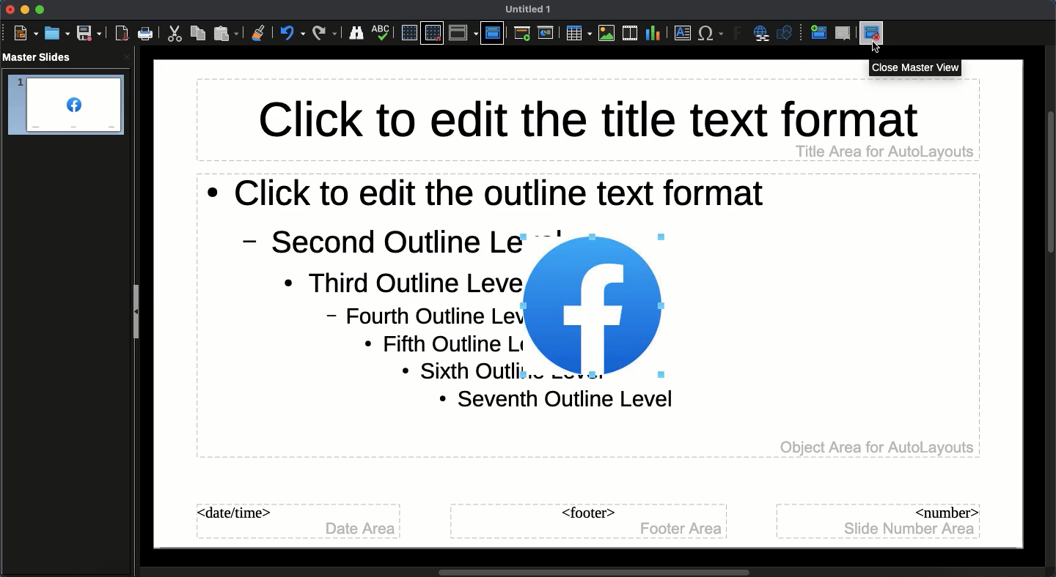  What do you see at coordinates (595, 573) in the screenshot?
I see `Scroll bar` at bounding box center [595, 573].